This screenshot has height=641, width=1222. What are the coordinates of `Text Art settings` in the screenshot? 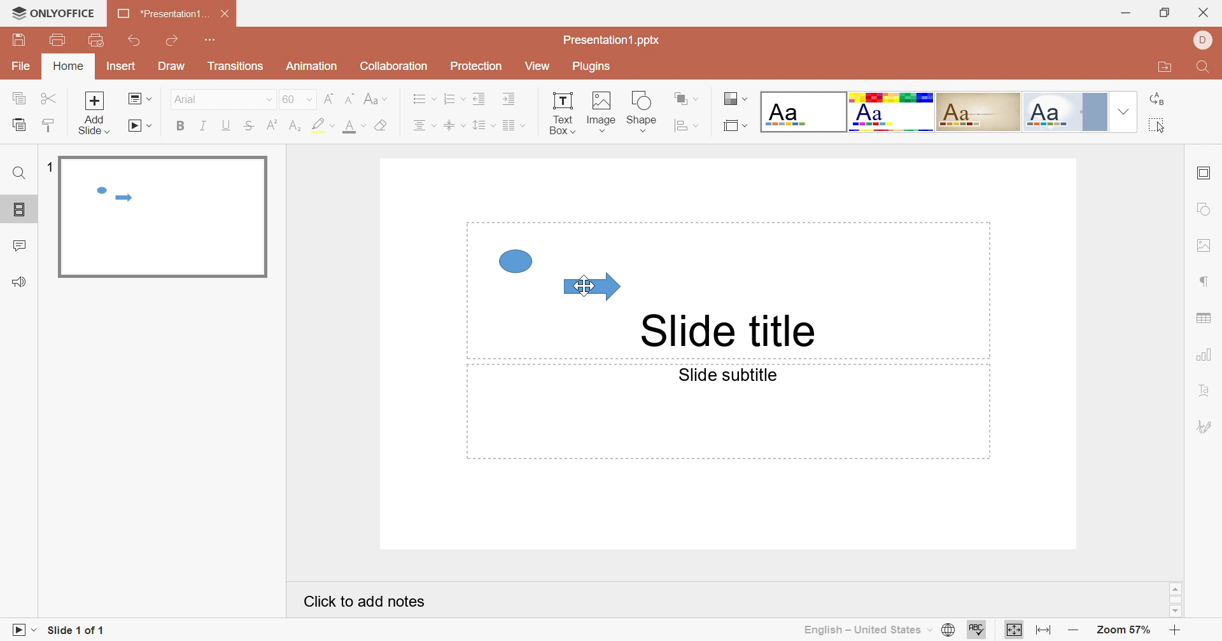 It's located at (1204, 389).